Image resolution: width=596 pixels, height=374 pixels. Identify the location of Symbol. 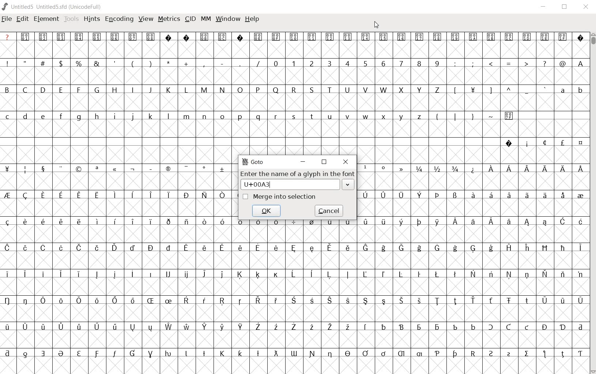
(545, 169).